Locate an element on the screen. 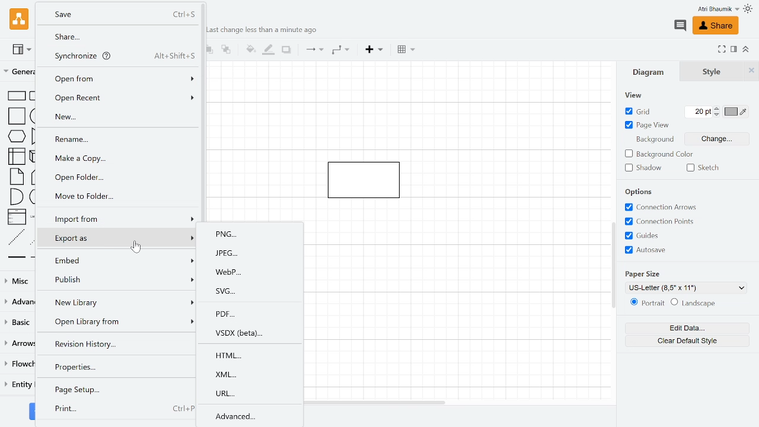  last change is located at coordinates (264, 30).